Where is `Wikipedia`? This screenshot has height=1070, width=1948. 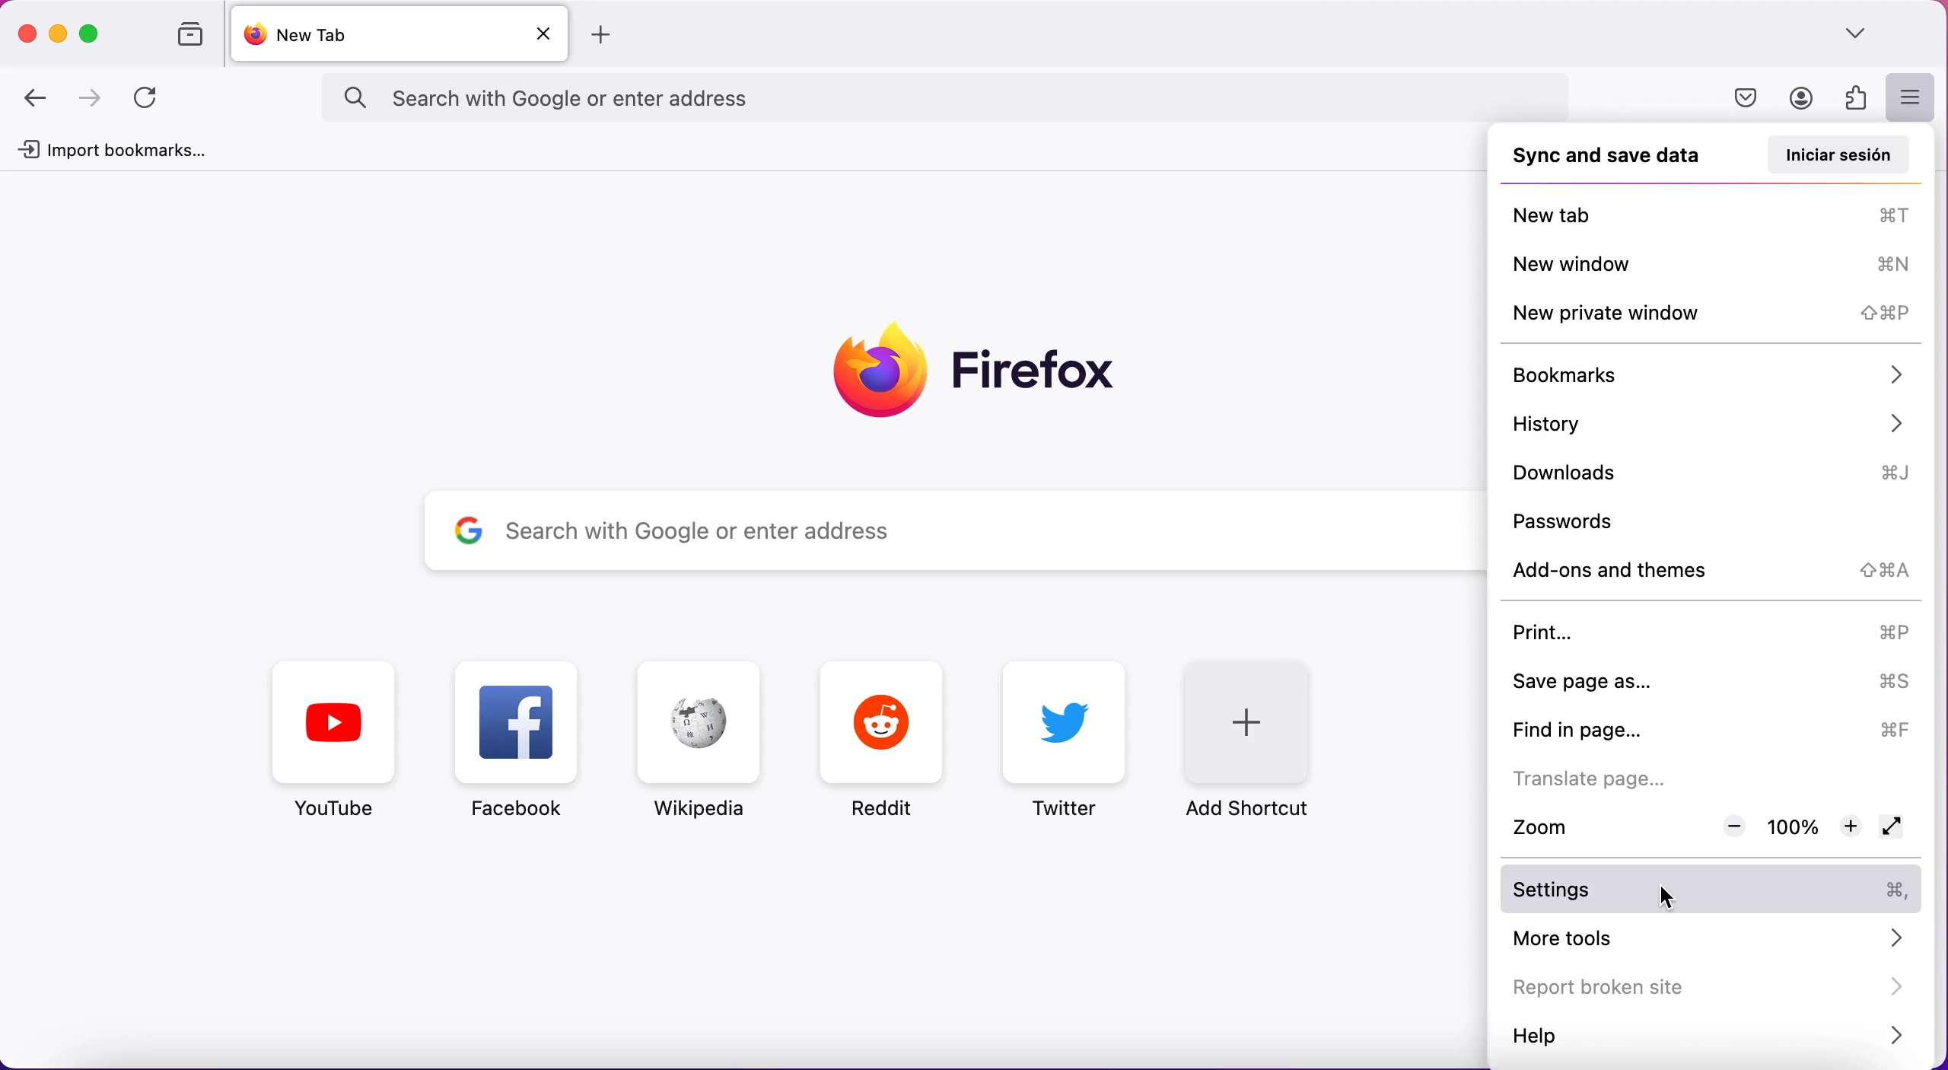
Wikipedia is located at coordinates (695, 740).